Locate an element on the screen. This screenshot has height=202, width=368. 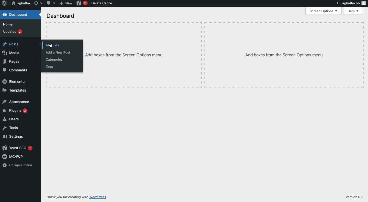
+ New is located at coordinates (66, 3).